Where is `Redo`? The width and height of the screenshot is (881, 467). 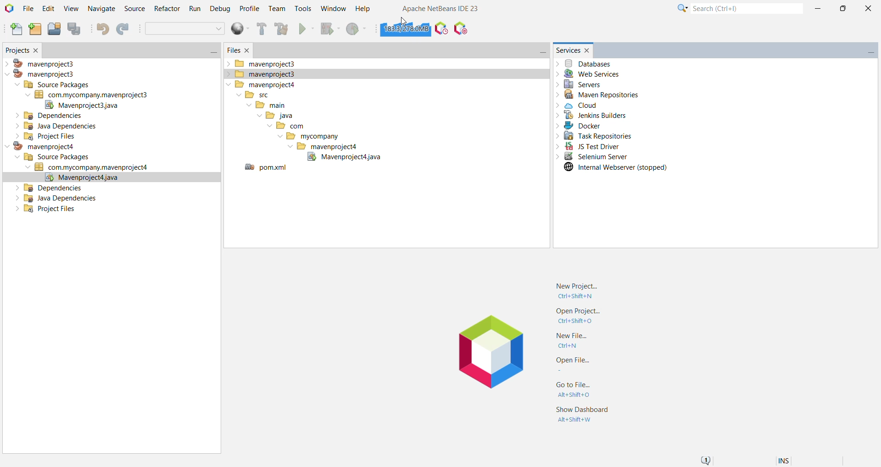
Redo is located at coordinates (125, 29).